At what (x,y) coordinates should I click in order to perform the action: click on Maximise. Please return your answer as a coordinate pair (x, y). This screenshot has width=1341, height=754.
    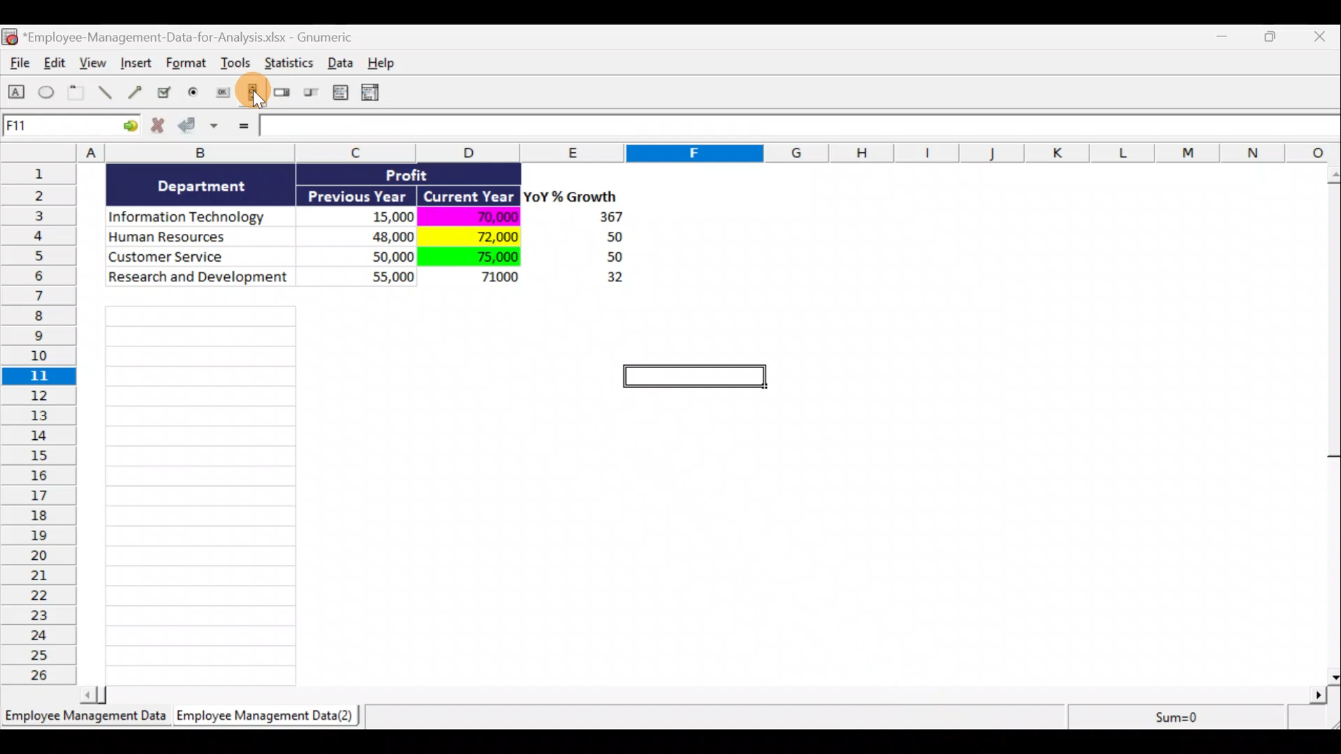
    Looking at the image, I should click on (1277, 35).